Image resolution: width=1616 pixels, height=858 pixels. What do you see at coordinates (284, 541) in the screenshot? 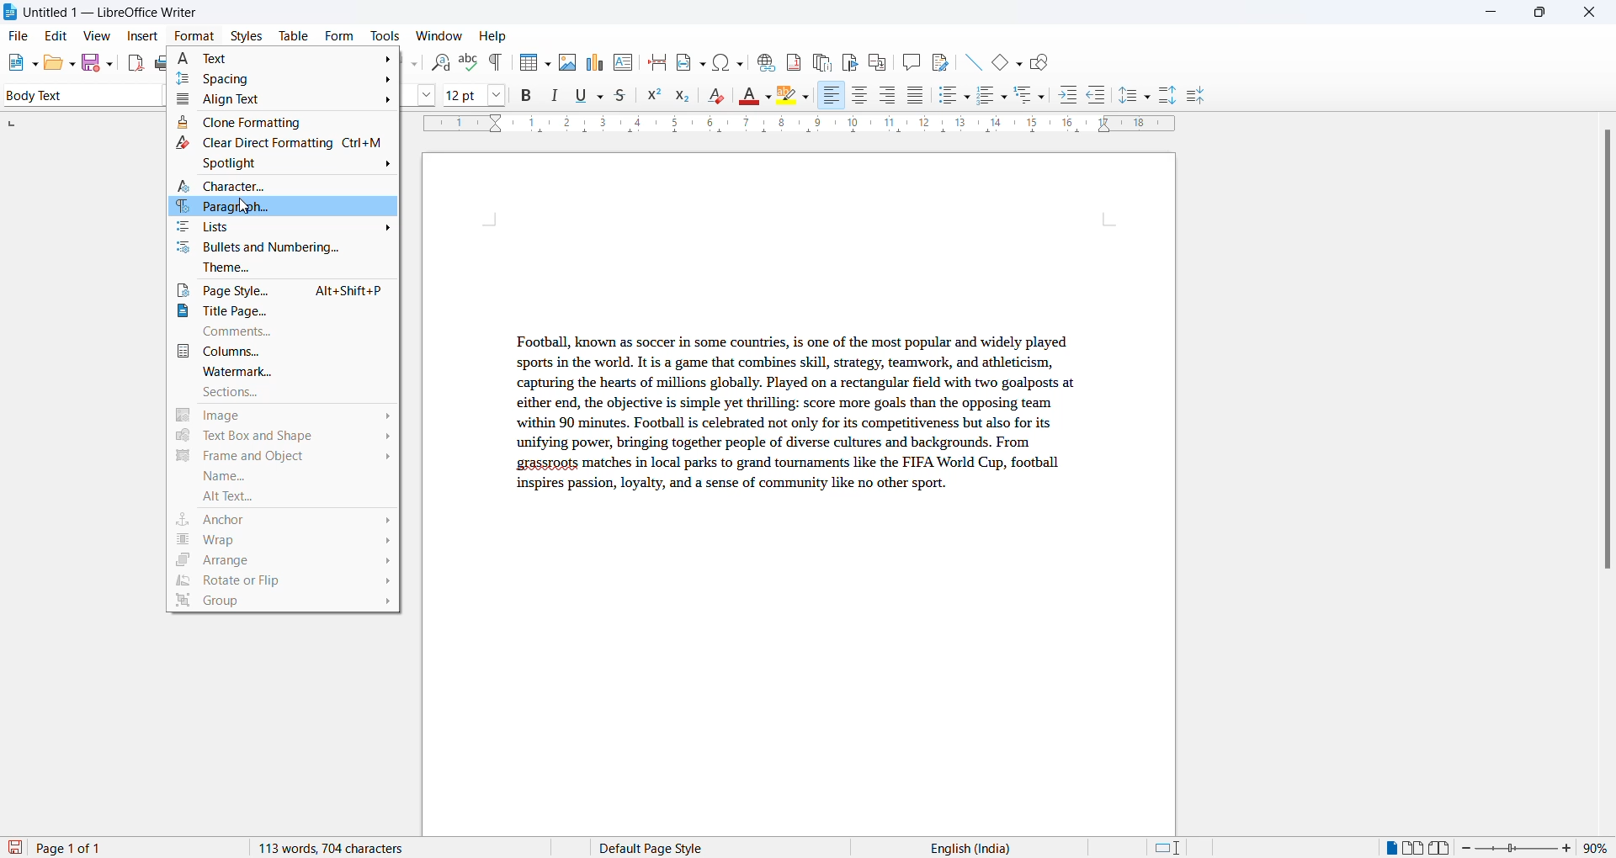
I see `wrap` at bounding box center [284, 541].